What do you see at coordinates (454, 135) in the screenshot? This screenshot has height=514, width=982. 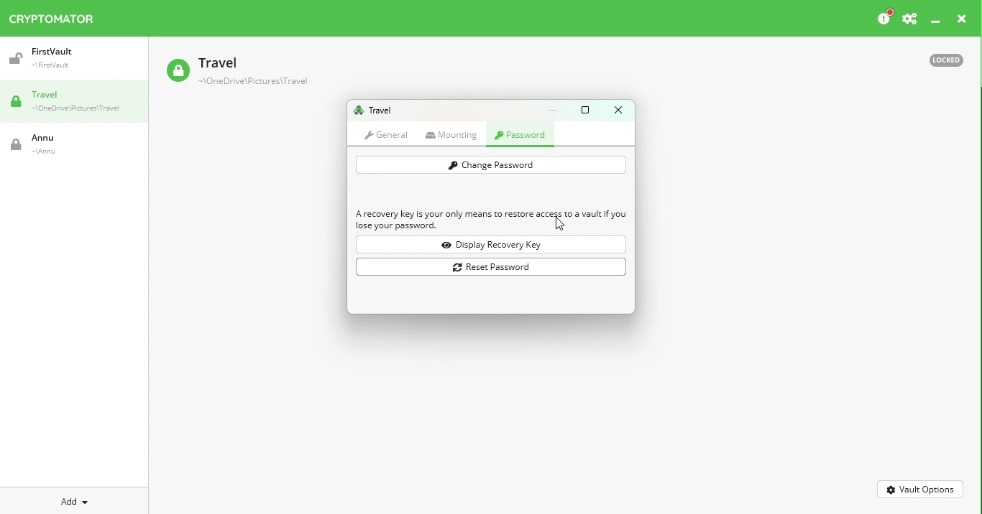 I see `Mounting` at bounding box center [454, 135].